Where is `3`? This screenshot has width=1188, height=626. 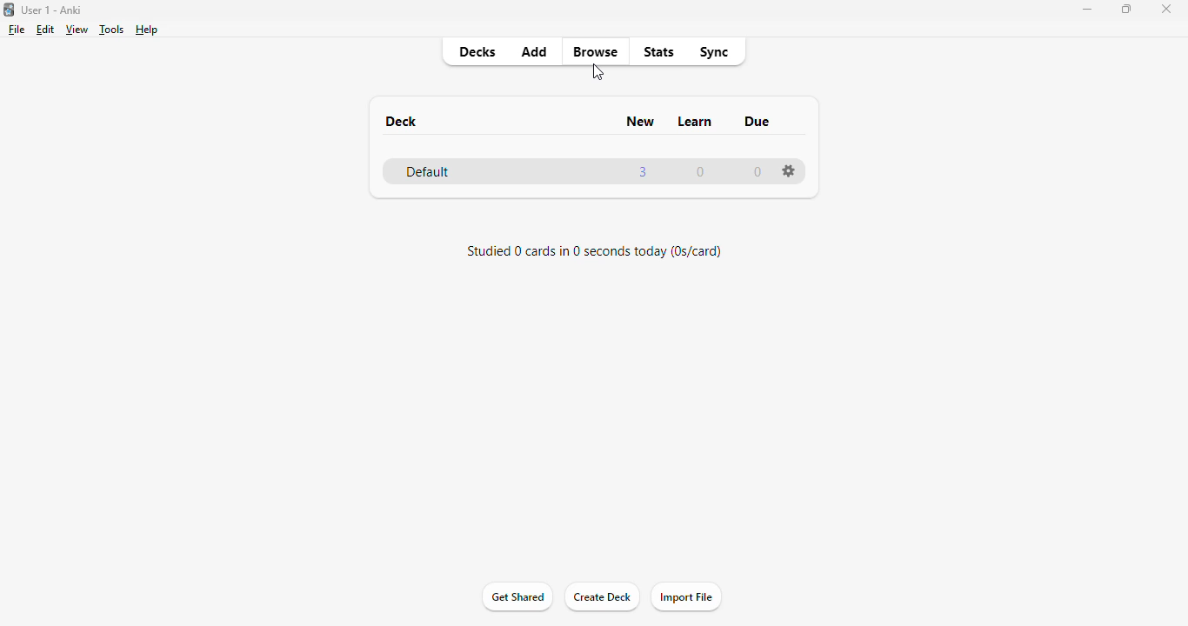 3 is located at coordinates (643, 171).